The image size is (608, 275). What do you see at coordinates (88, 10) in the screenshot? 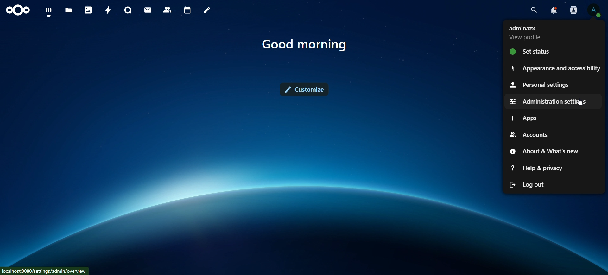
I see `photos` at bounding box center [88, 10].